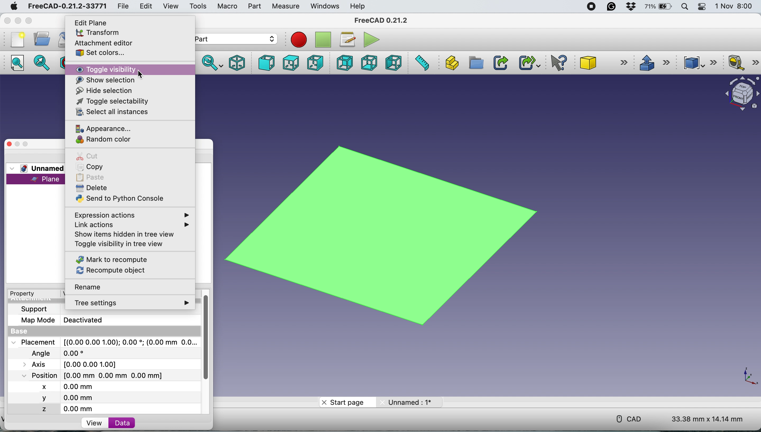  What do you see at coordinates (367, 63) in the screenshot?
I see `bottom` at bounding box center [367, 63].